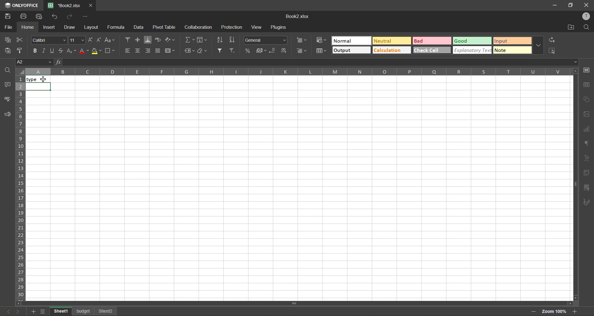  What do you see at coordinates (44, 51) in the screenshot?
I see `italic` at bounding box center [44, 51].